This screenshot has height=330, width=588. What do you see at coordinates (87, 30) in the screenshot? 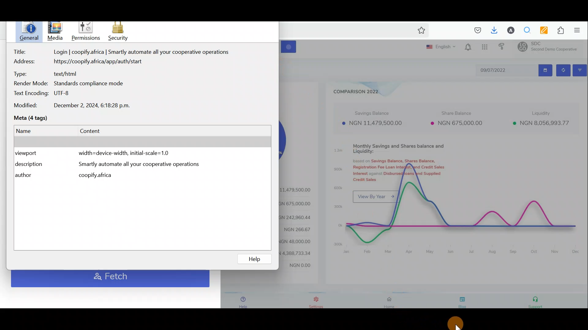
I see `Permissions` at bounding box center [87, 30].